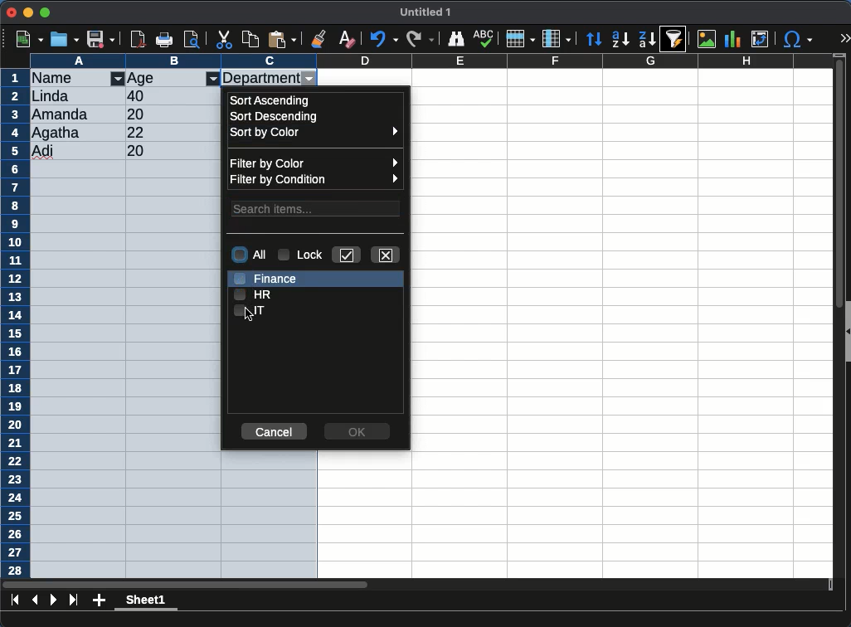 This screenshot has height=627, width=851. I want to click on clear formatting, so click(347, 38).